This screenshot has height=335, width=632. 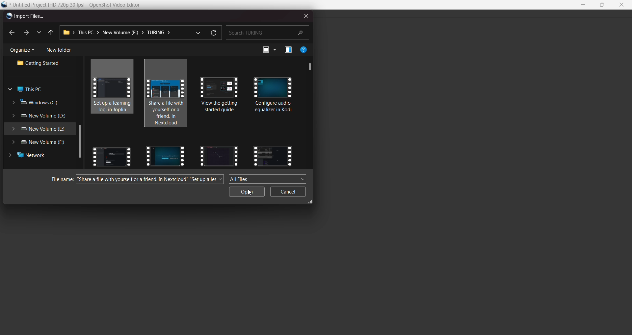 What do you see at coordinates (219, 155) in the screenshot?
I see `videos` at bounding box center [219, 155].